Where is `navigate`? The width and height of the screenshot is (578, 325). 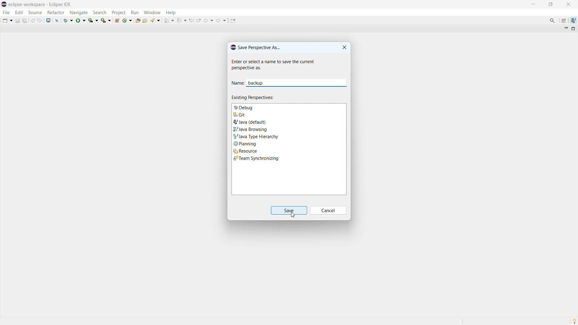 navigate is located at coordinates (79, 12).